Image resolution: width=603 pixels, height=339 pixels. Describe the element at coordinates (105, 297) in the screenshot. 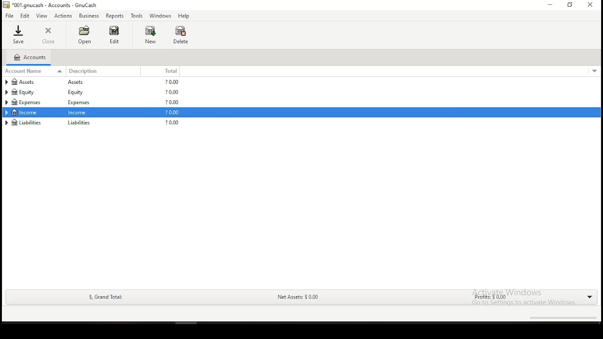

I see `S, Grand Total` at that location.